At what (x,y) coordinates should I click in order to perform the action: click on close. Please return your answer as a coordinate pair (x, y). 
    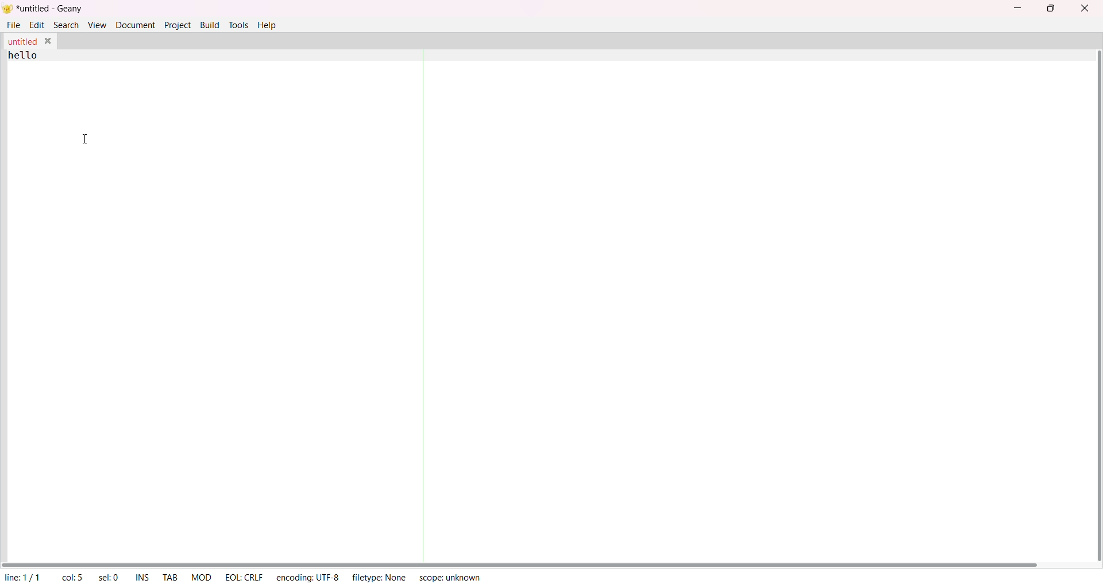
    Looking at the image, I should click on (1085, 10).